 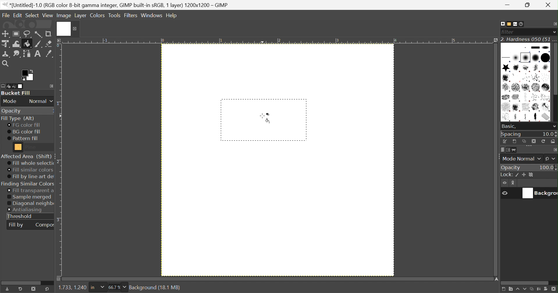 I want to click on Drop image file hereto open them, so click(x=26, y=24).